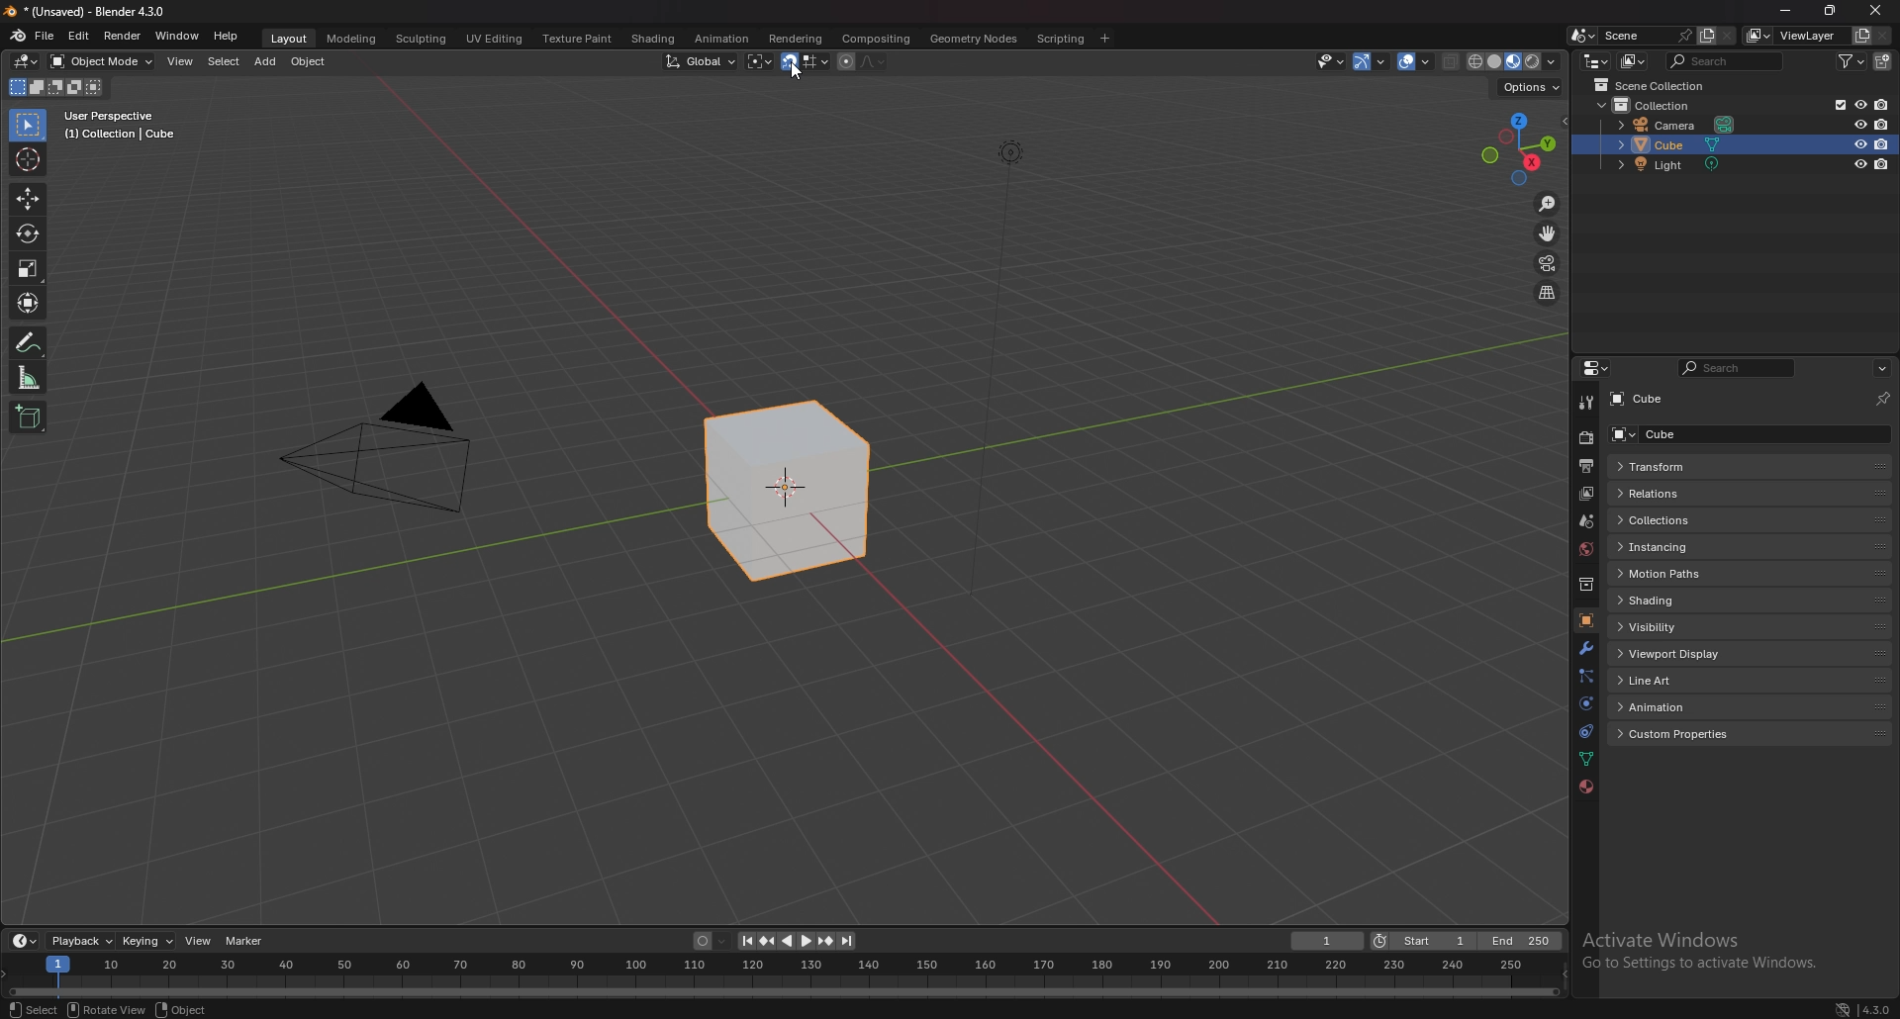 Image resolution: width=1900 pixels, height=1019 pixels. Describe the element at coordinates (28, 1010) in the screenshot. I see `select` at that location.